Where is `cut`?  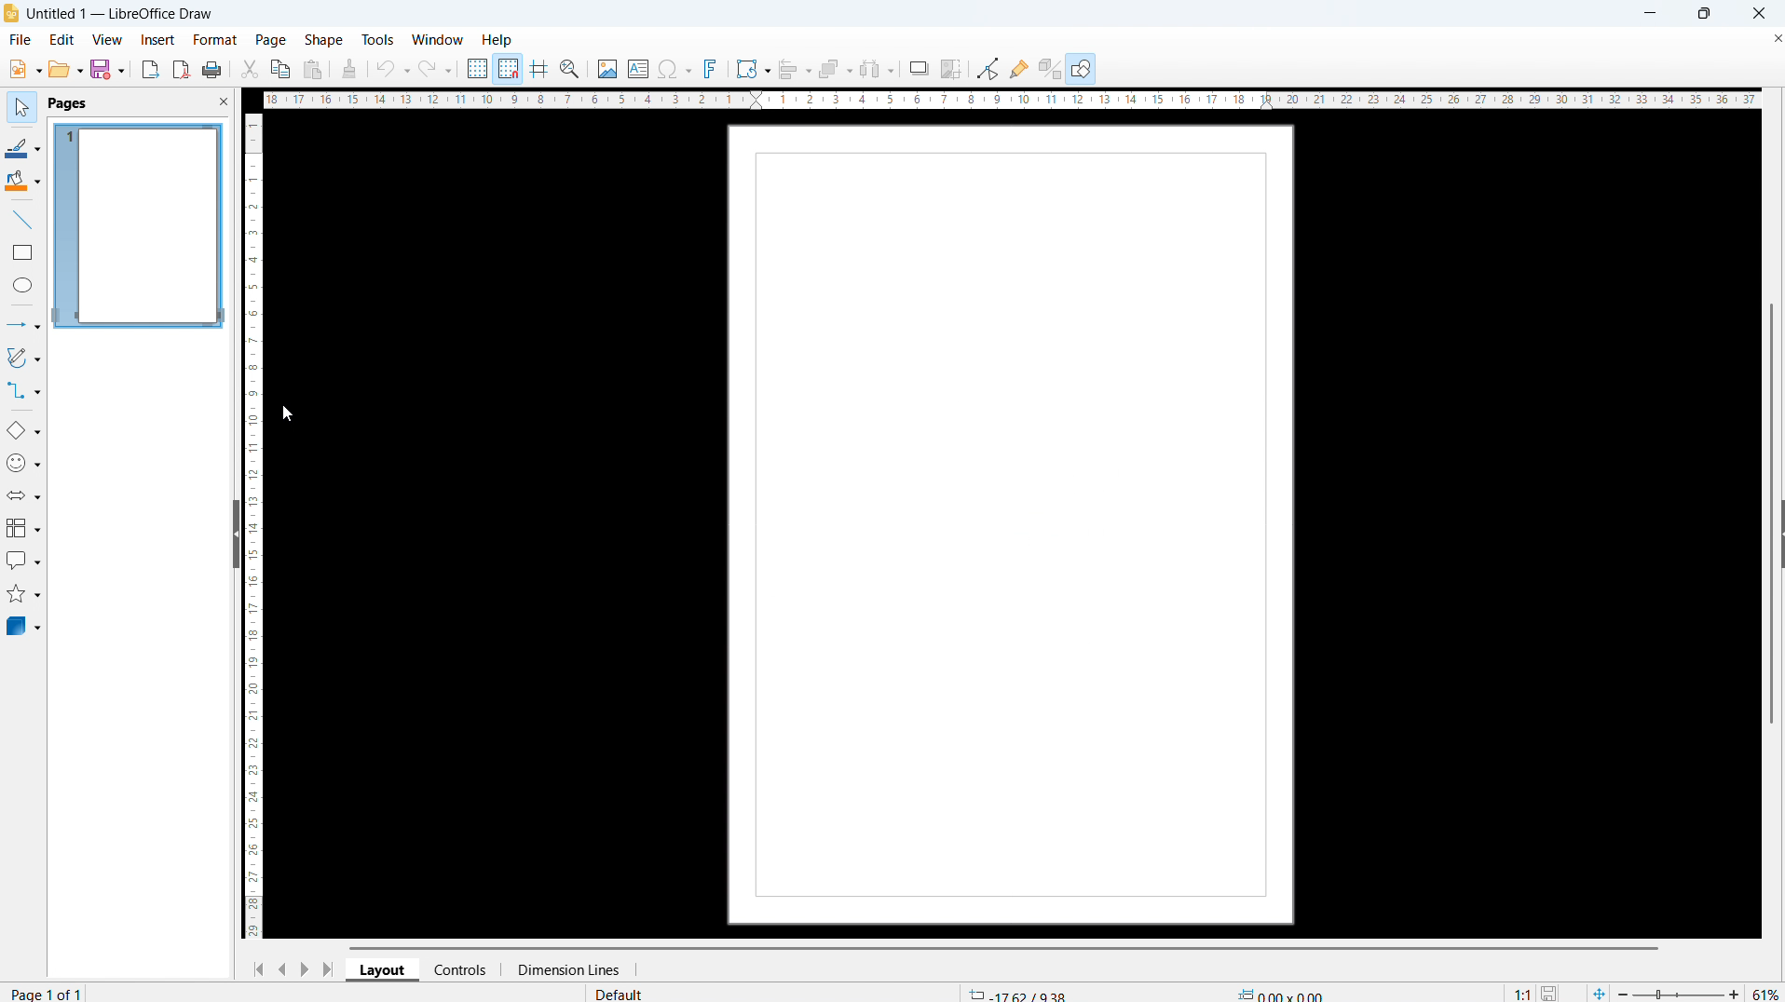 cut is located at coordinates (249, 68).